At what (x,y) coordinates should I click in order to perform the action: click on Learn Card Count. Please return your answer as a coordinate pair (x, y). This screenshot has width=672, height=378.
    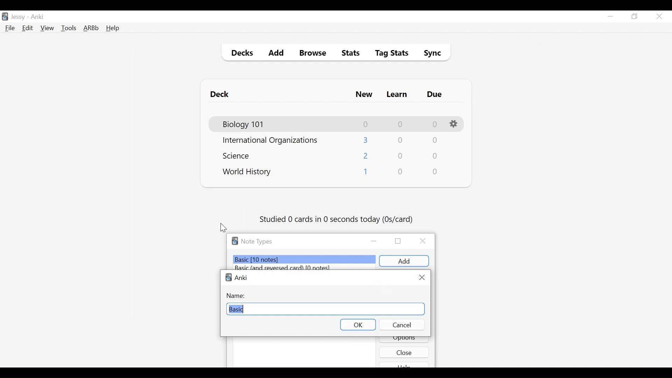
    Looking at the image, I should click on (401, 156).